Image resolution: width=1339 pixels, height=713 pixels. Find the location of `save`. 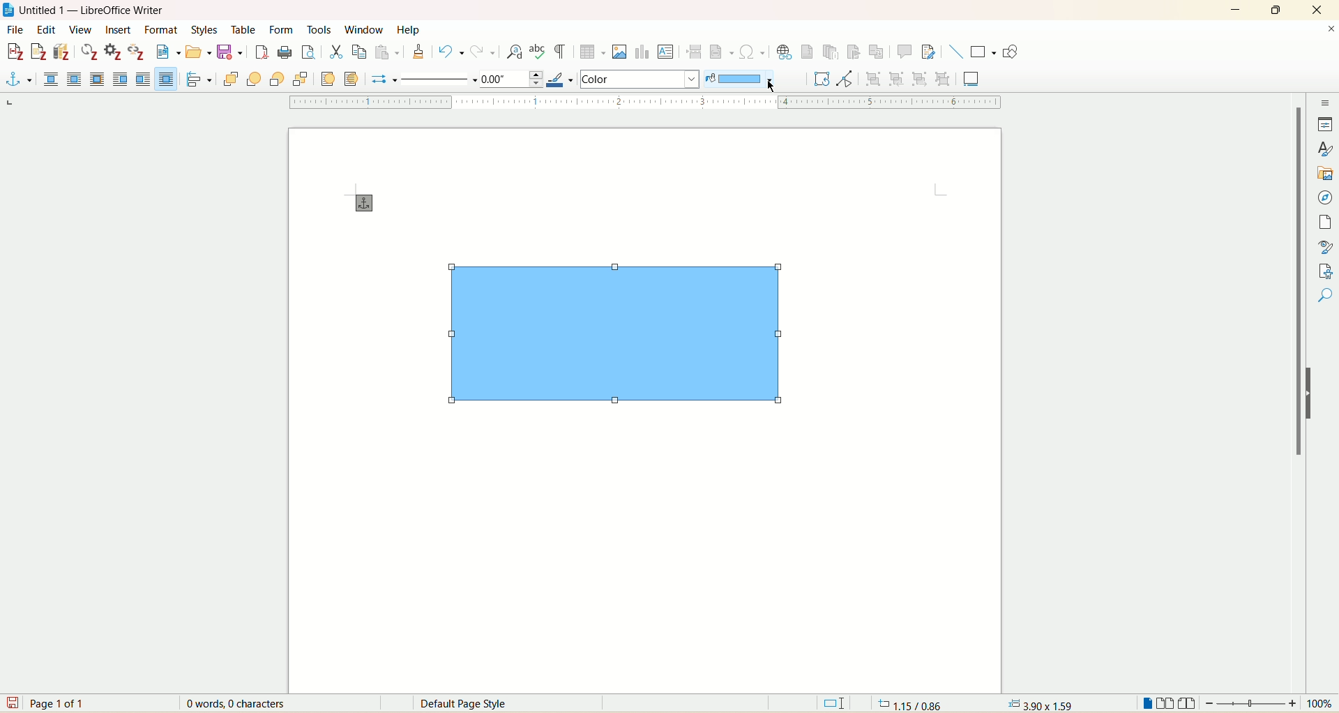

save is located at coordinates (12, 703).